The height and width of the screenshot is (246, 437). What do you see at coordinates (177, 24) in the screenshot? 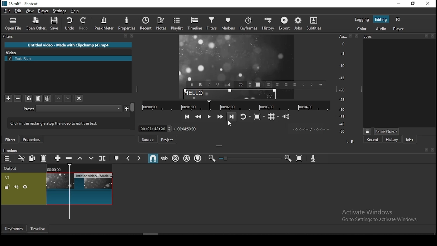
I see `playlist` at bounding box center [177, 24].